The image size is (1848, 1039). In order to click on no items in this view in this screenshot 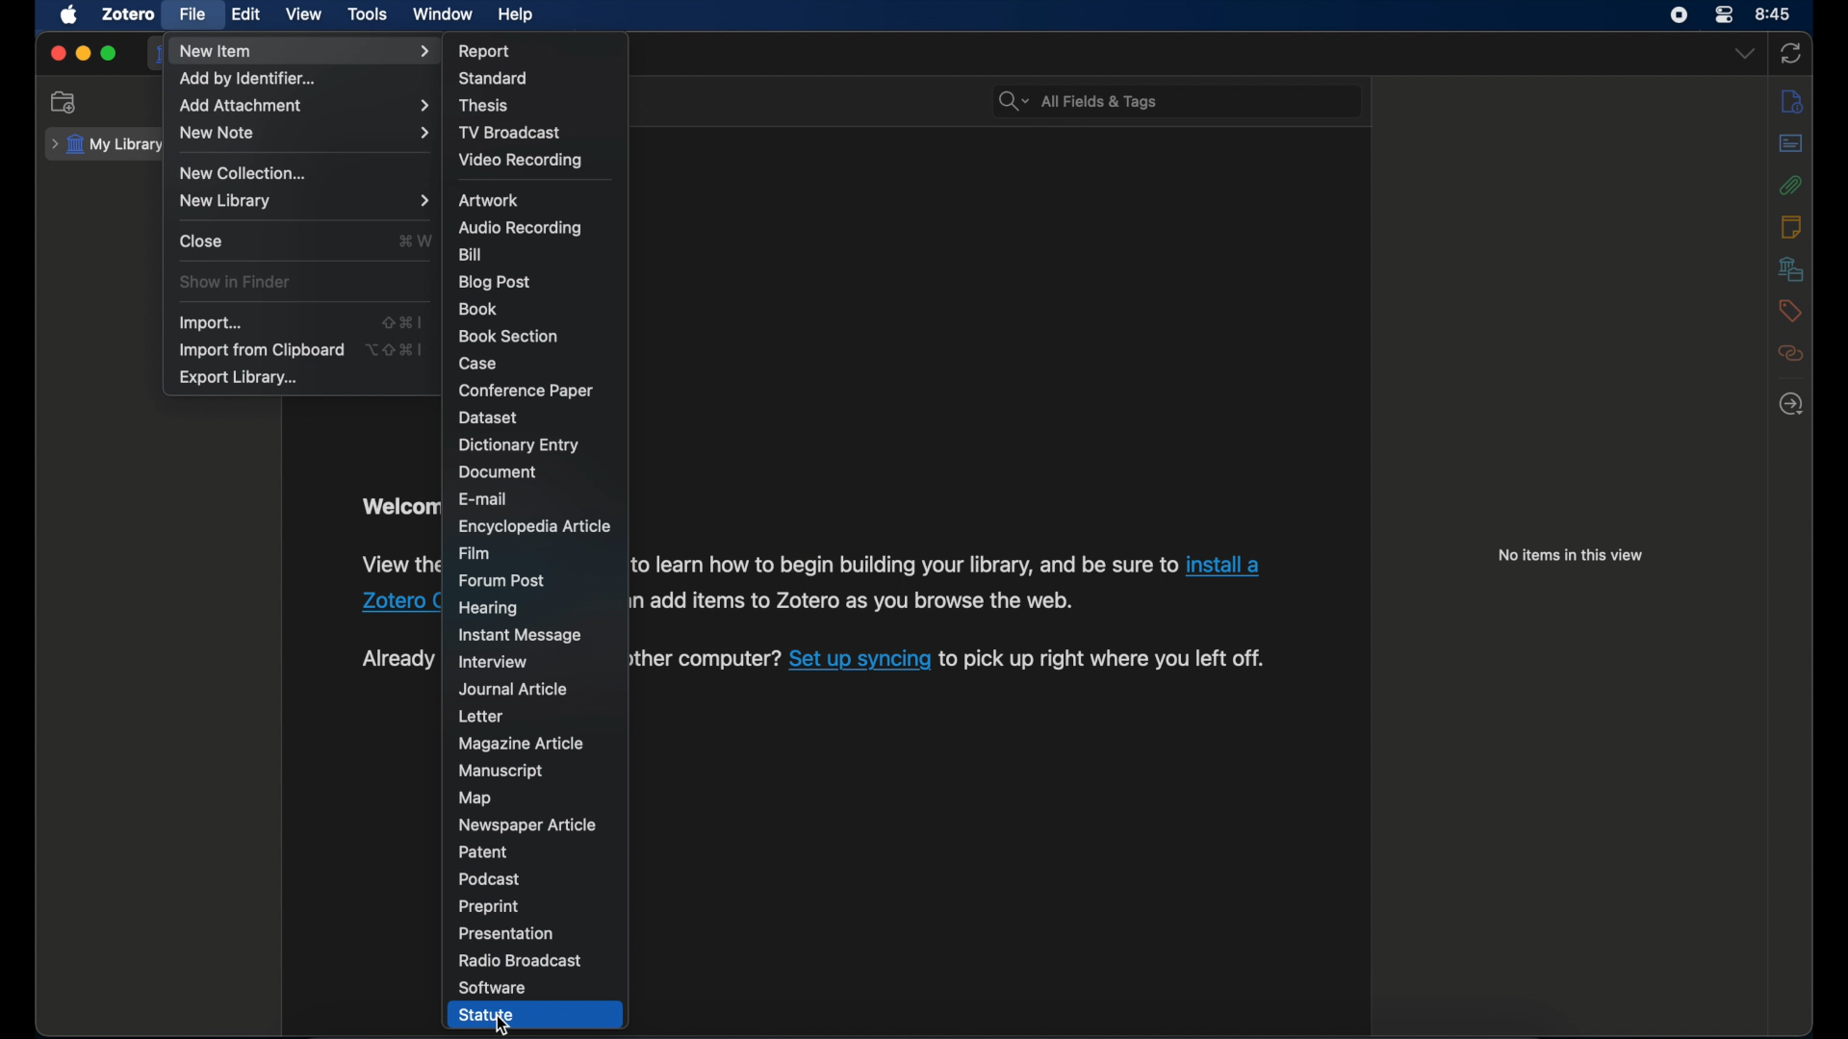, I will do `click(1572, 554)`.